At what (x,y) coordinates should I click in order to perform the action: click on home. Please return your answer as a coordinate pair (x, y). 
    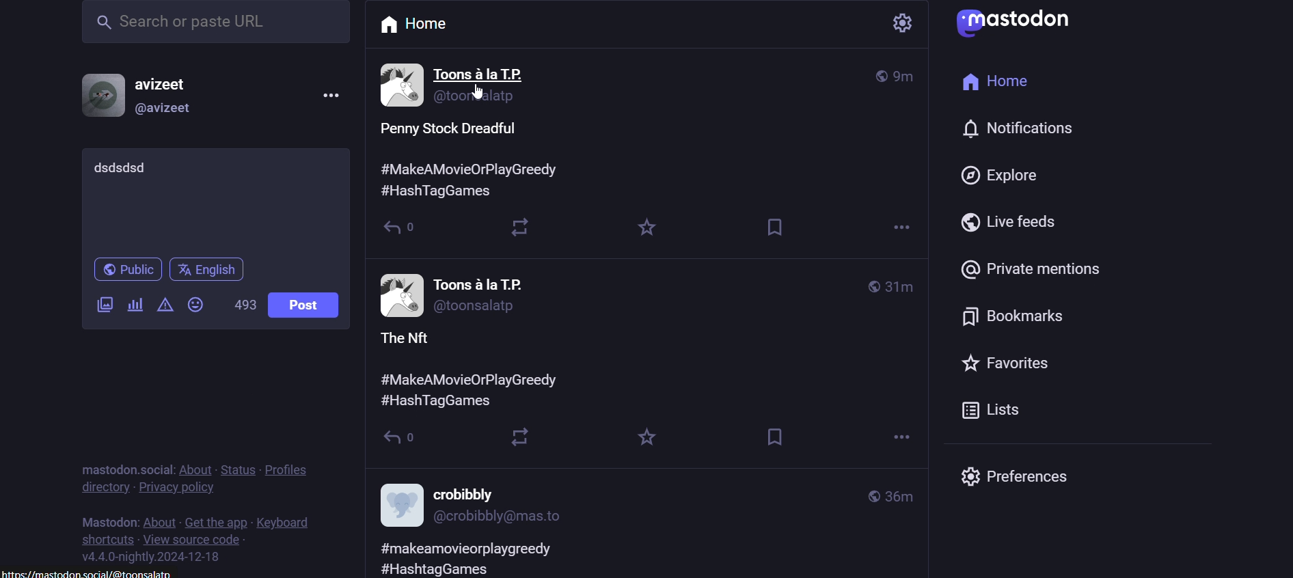
    Looking at the image, I should click on (993, 81).